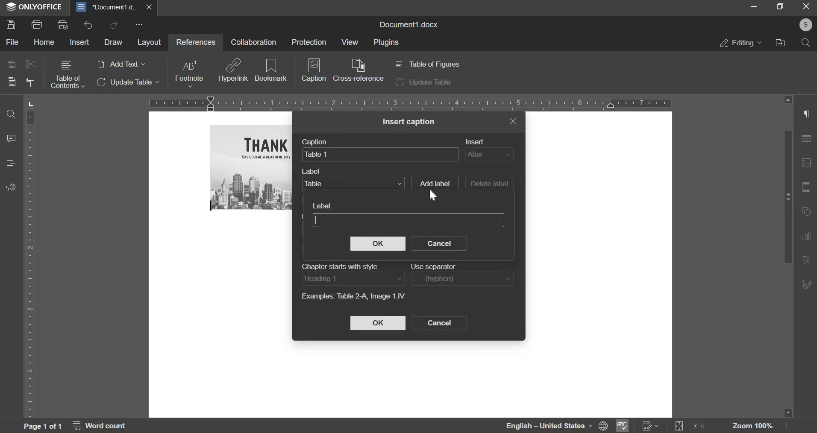 The height and width of the screenshot is (433, 817). What do you see at coordinates (434, 266) in the screenshot?
I see `Use separator` at bounding box center [434, 266].